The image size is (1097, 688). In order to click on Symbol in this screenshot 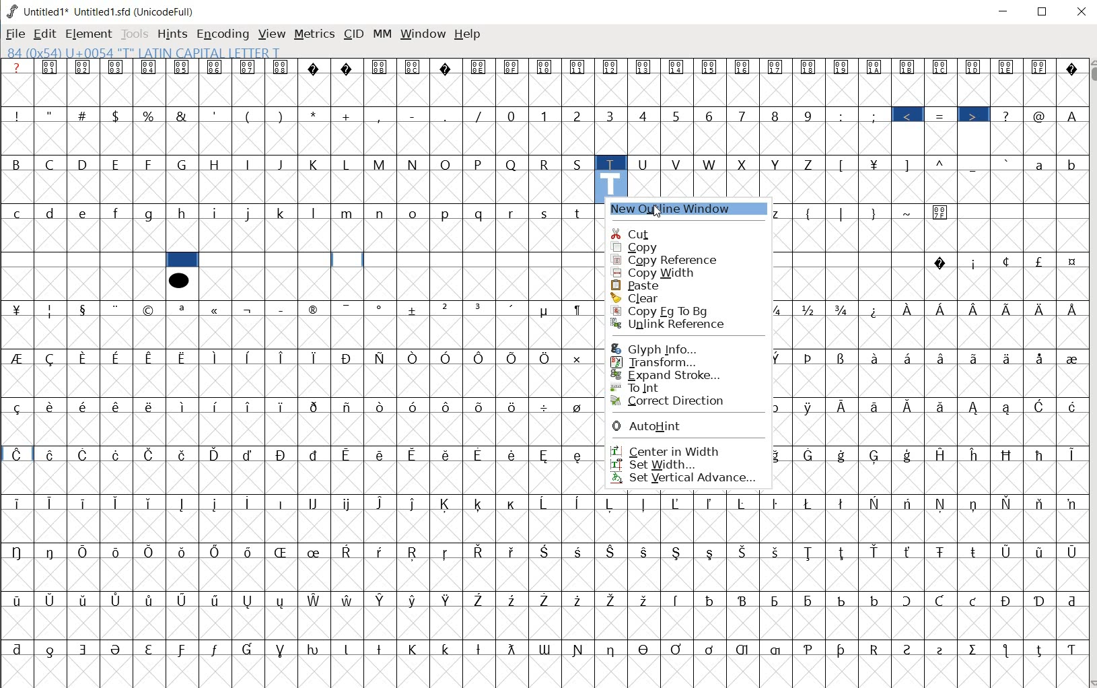, I will do `click(514, 504)`.